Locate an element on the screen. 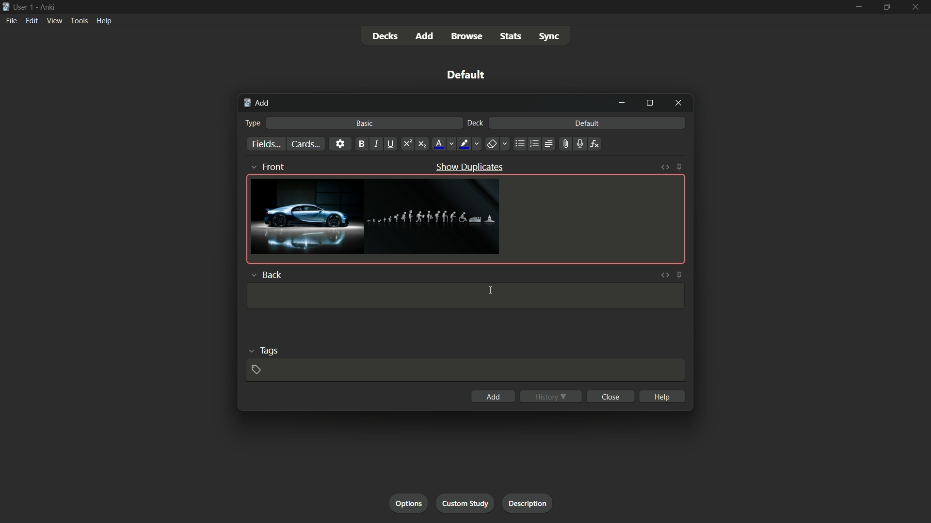 Image resolution: width=931 pixels, height=523 pixels. deck is located at coordinates (476, 123).